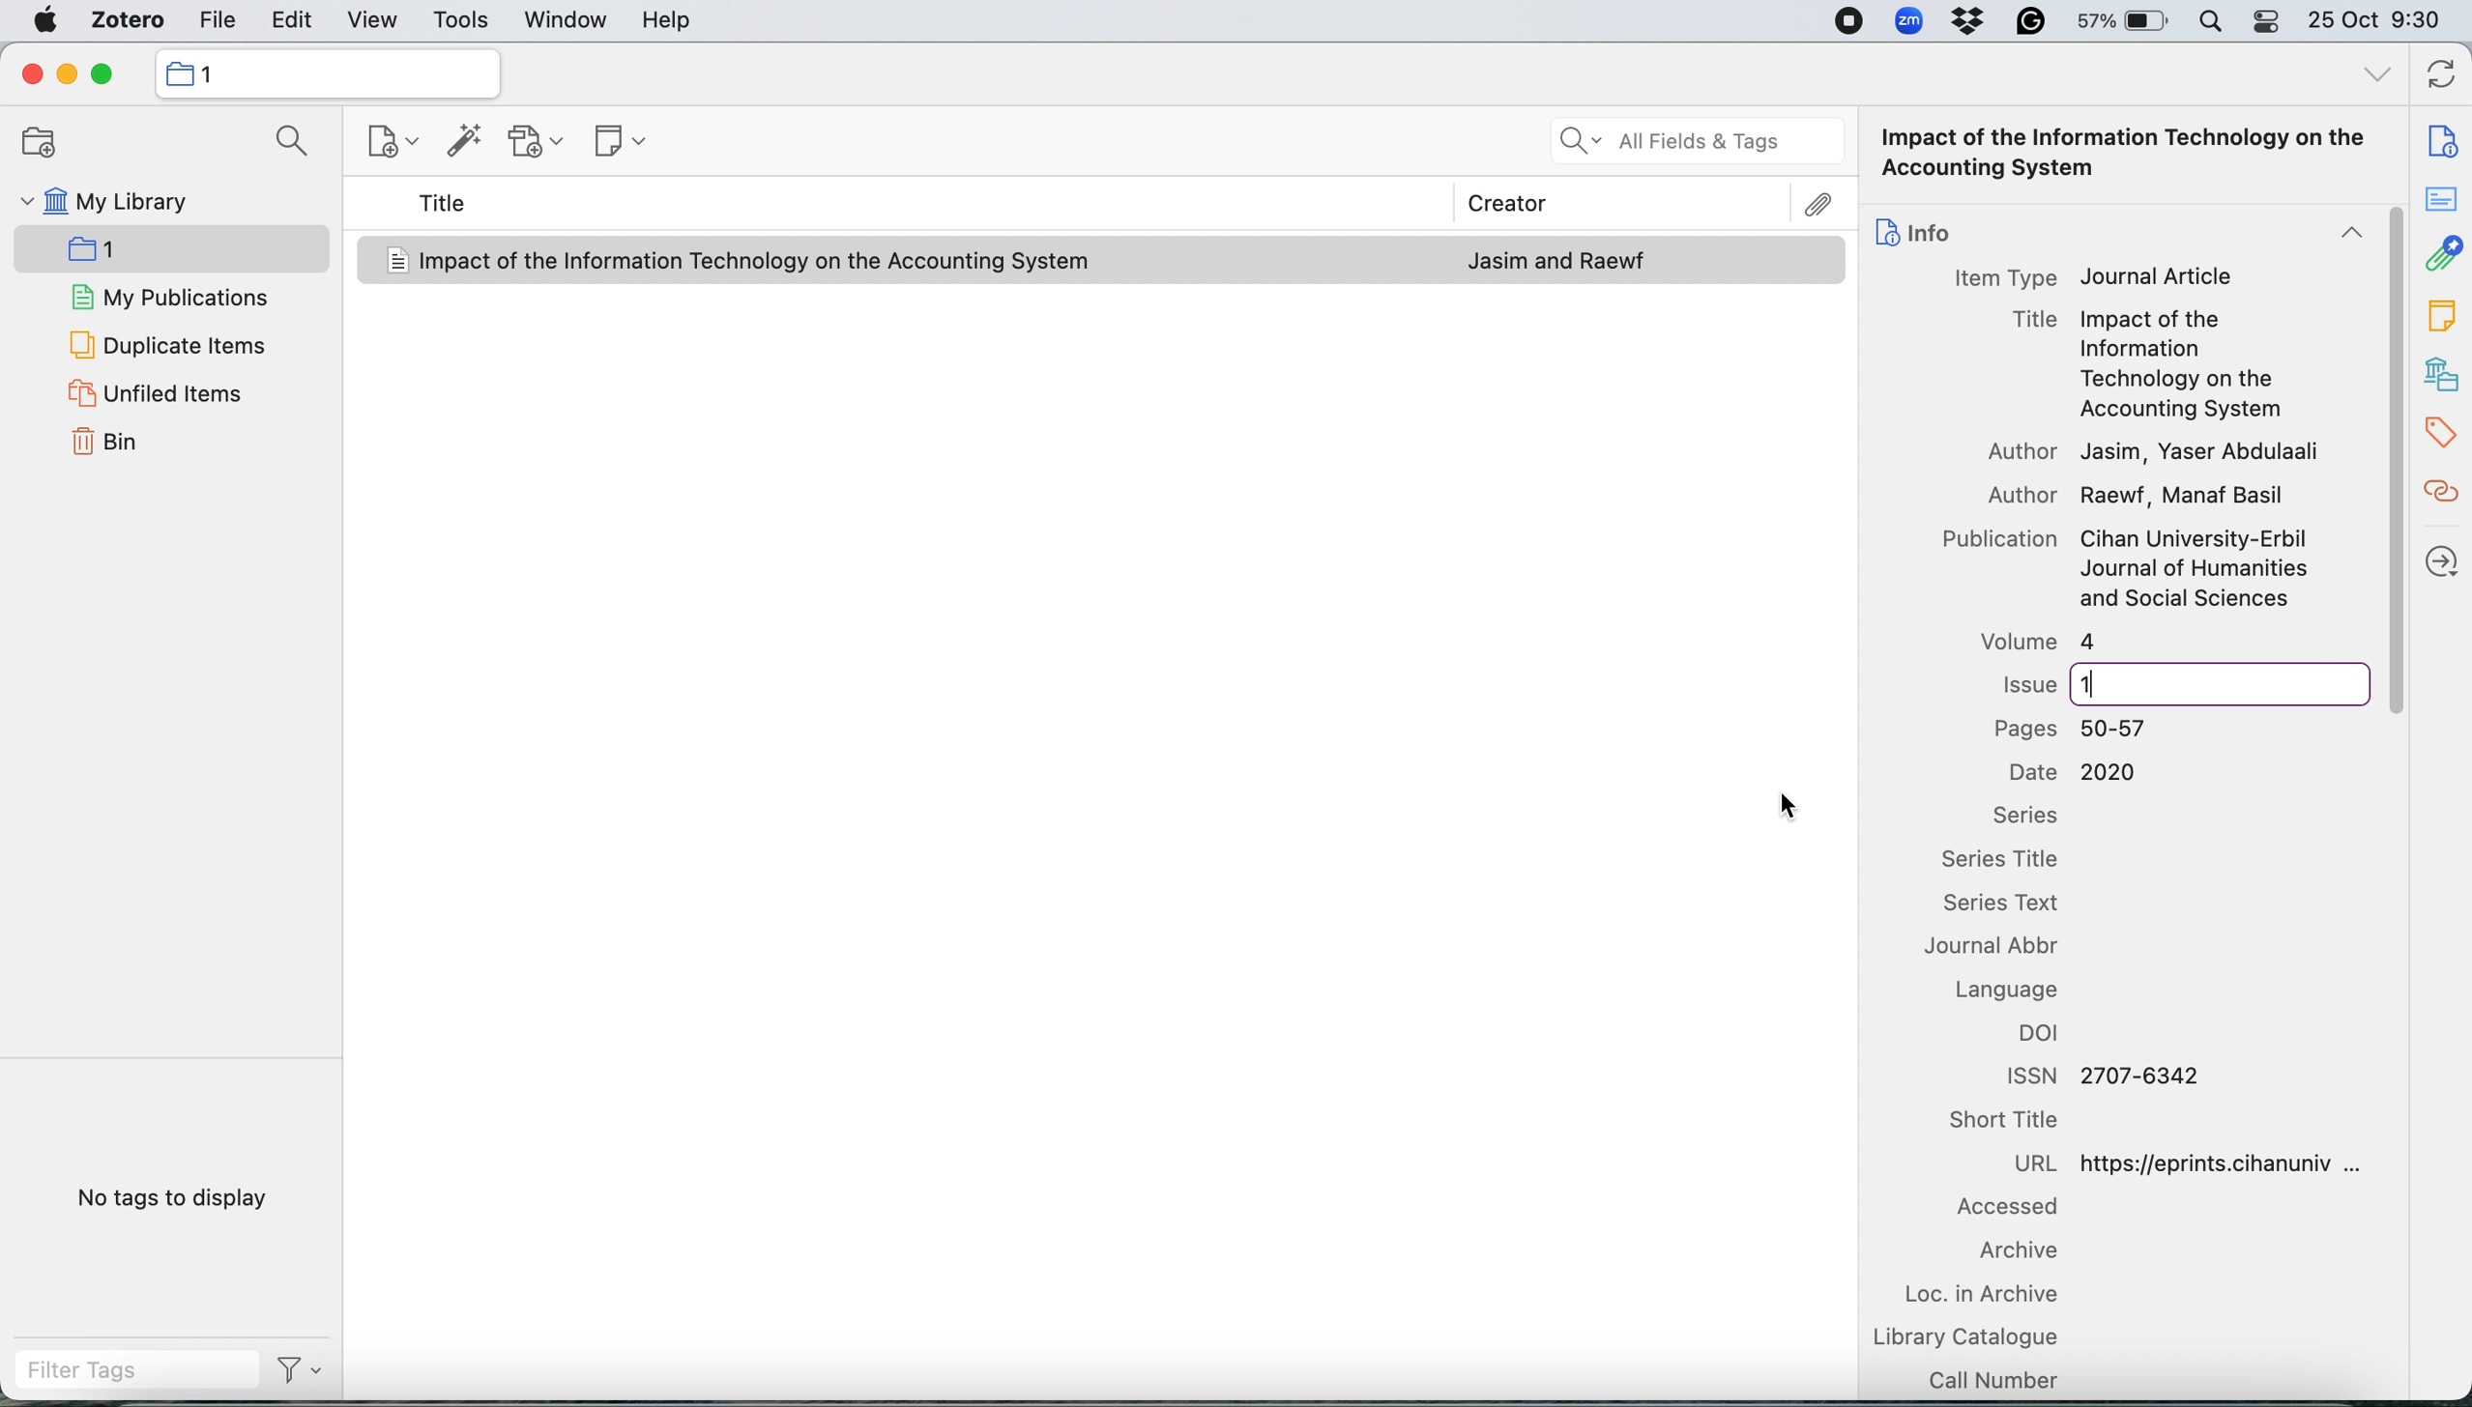 The height and width of the screenshot is (1407, 2472). I want to click on searcg, so click(288, 142).